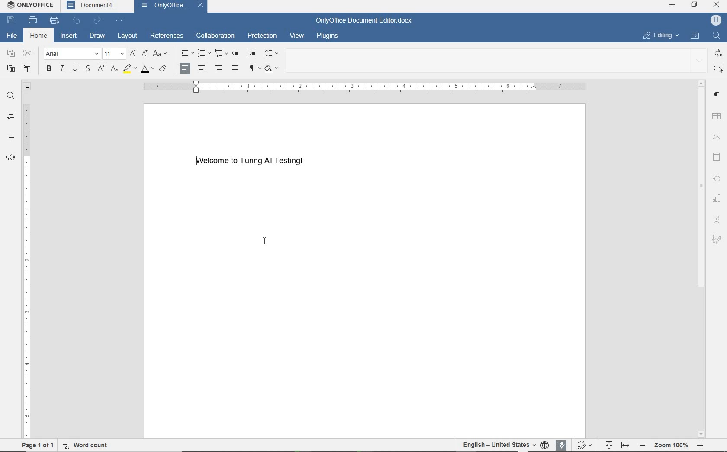 The image size is (727, 452). I want to click on subscript, so click(116, 70).